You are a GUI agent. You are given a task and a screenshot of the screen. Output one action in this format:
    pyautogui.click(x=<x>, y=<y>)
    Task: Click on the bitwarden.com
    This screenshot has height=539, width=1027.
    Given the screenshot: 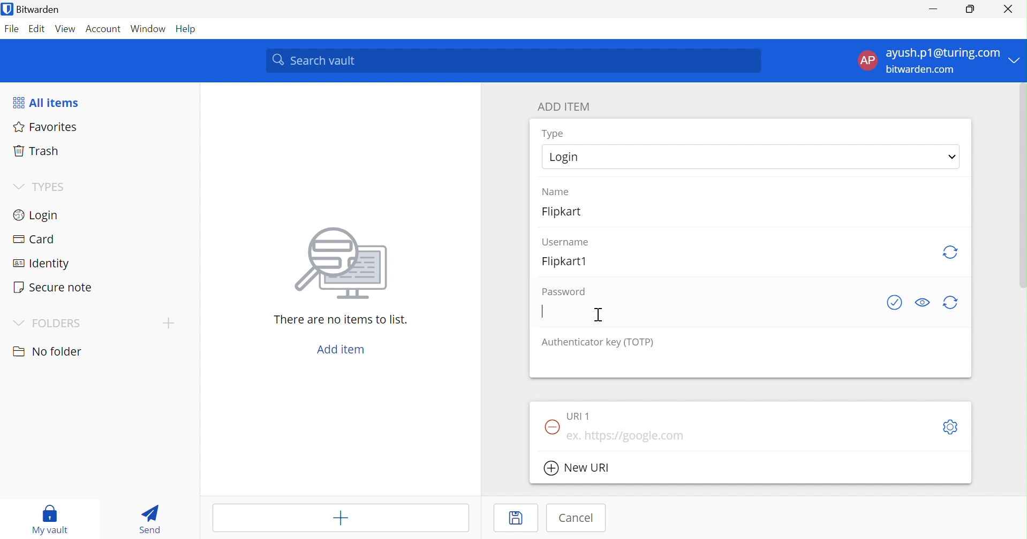 What is the action you would take?
    pyautogui.click(x=925, y=71)
    